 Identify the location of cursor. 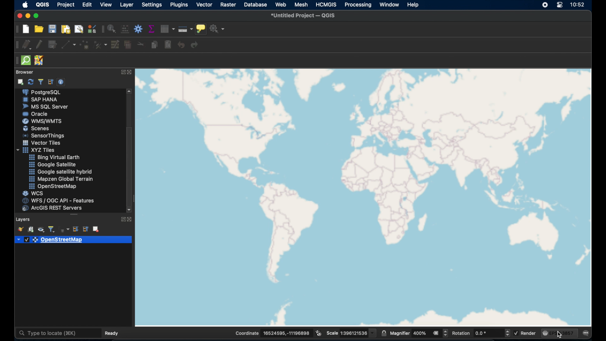
(564, 334).